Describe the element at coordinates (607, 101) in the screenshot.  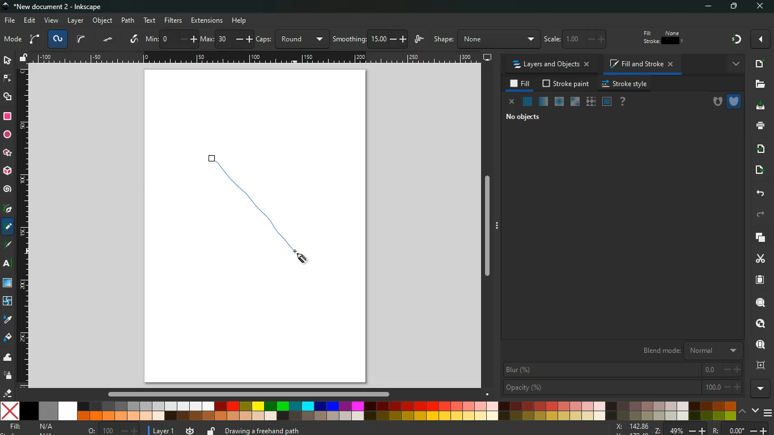
I see `frame` at that location.